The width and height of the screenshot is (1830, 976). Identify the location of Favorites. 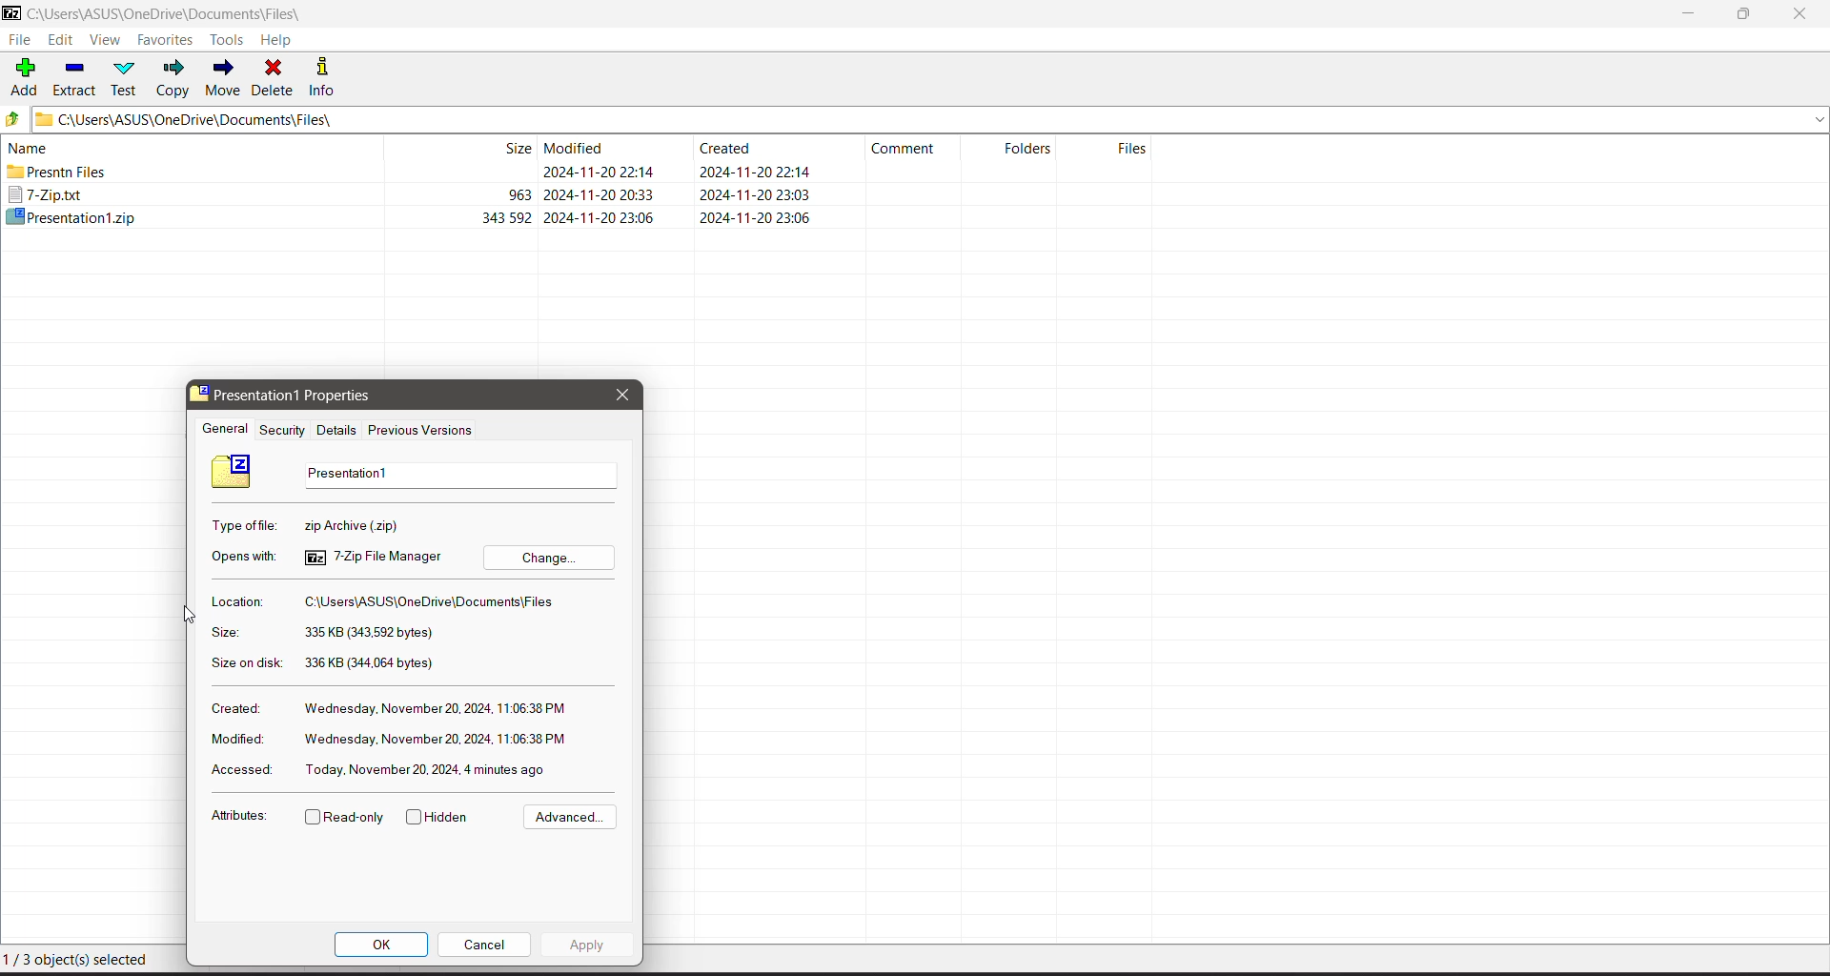
(166, 40).